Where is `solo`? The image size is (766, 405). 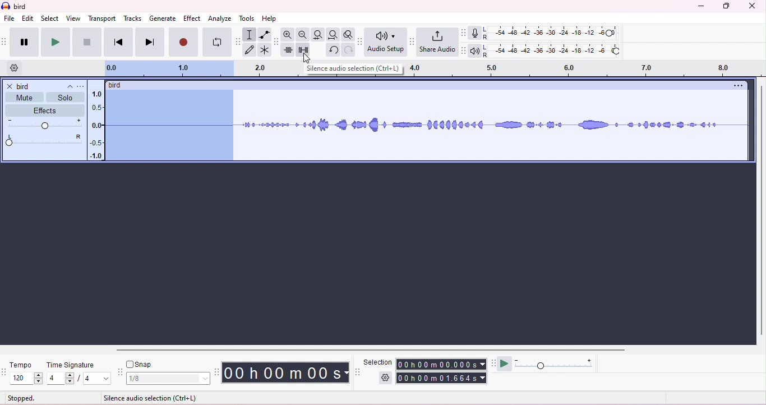
solo is located at coordinates (65, 98).